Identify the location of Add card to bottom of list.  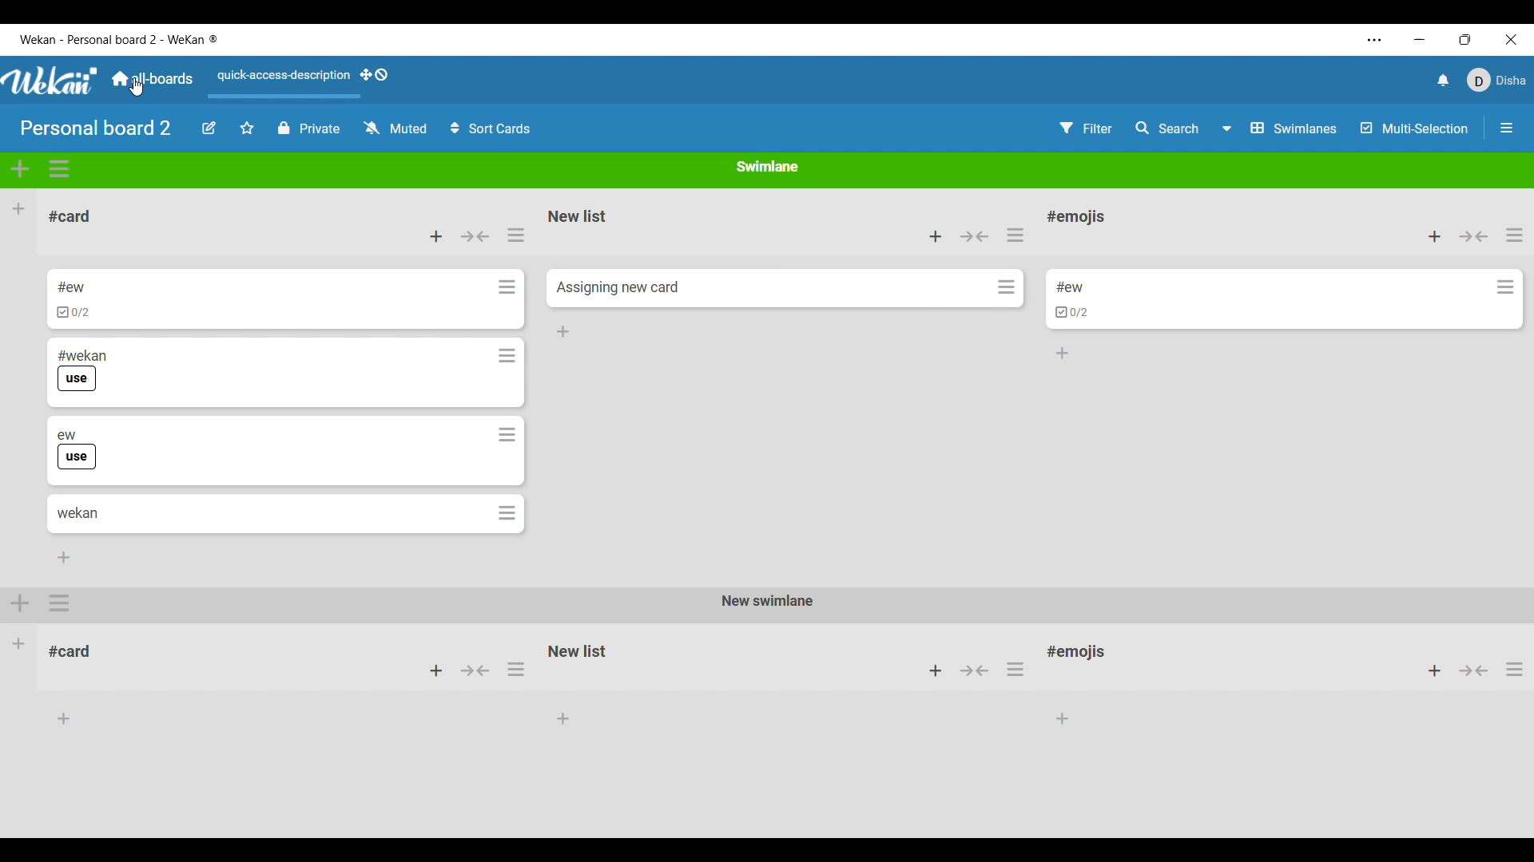
(1063, 353).